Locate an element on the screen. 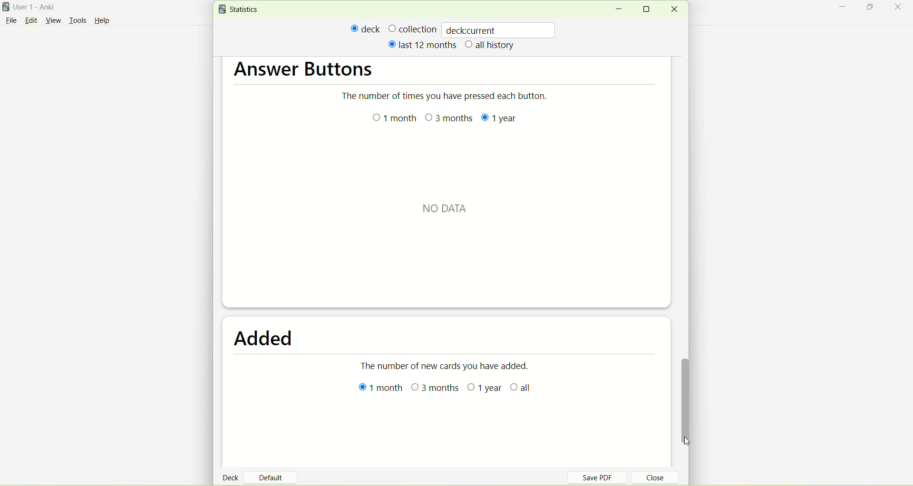 The height and width of the screenshot is (486, 913). deck is located at coordinates (366, 29).